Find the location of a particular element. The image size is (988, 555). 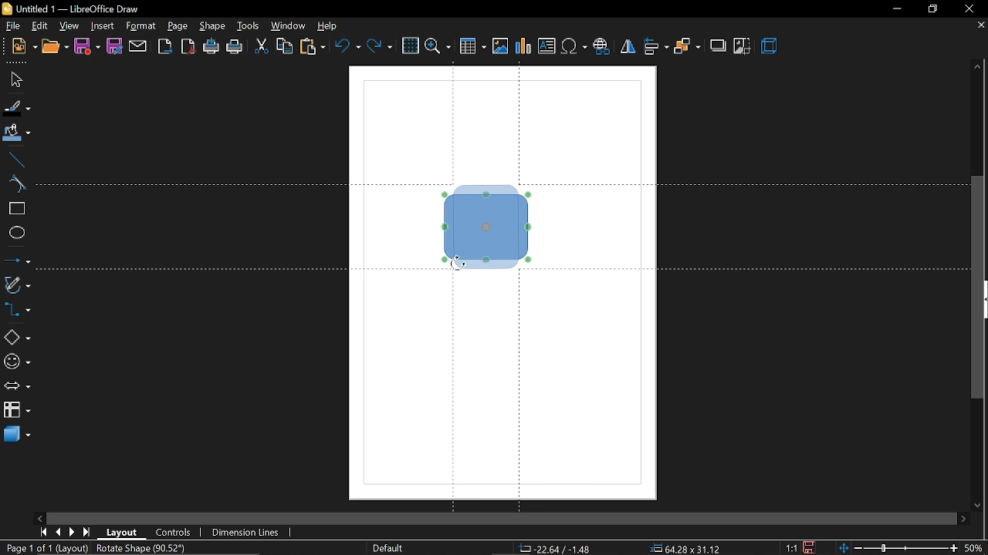

ellipse is located at coordinates (15, 234).